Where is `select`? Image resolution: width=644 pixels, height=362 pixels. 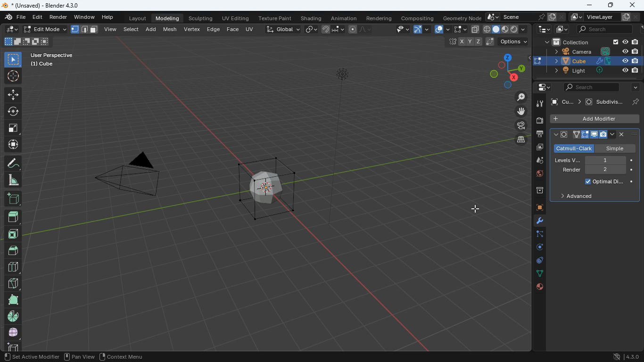 select is located at coordinates (13, 60).